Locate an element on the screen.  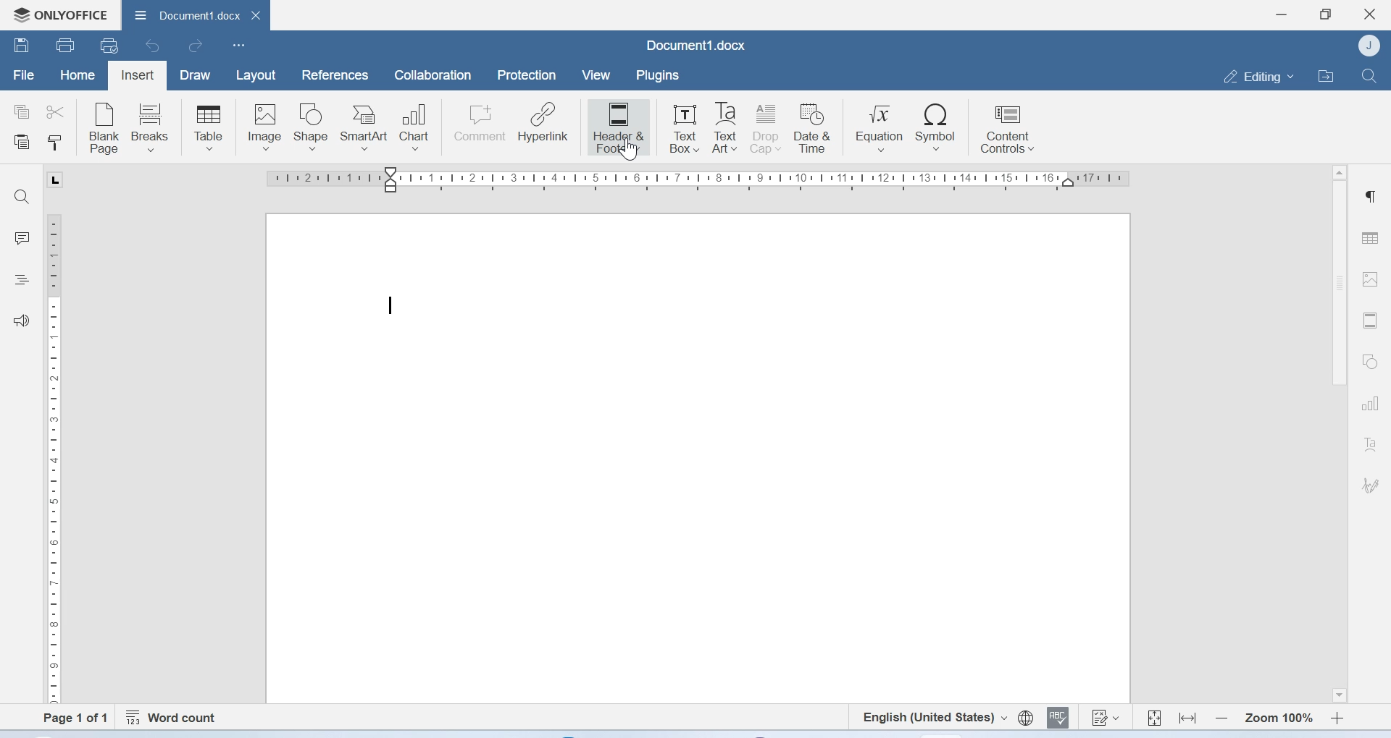
Word count is located at coordinates (175, 715).